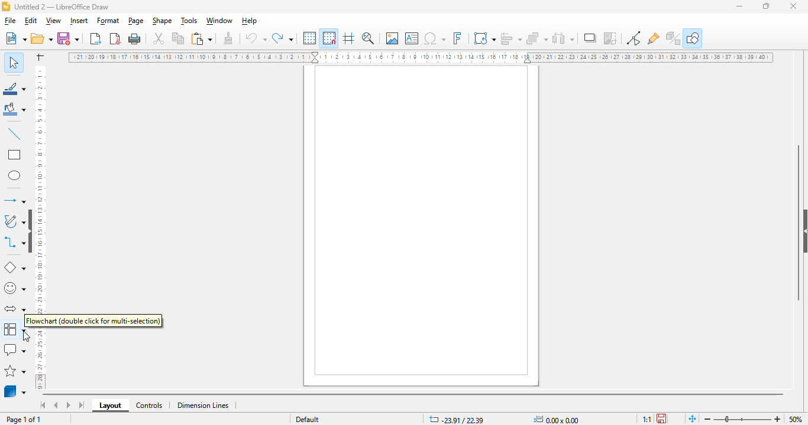 The image size is (808, 425). I want to click on ruler, so click(40, 228).